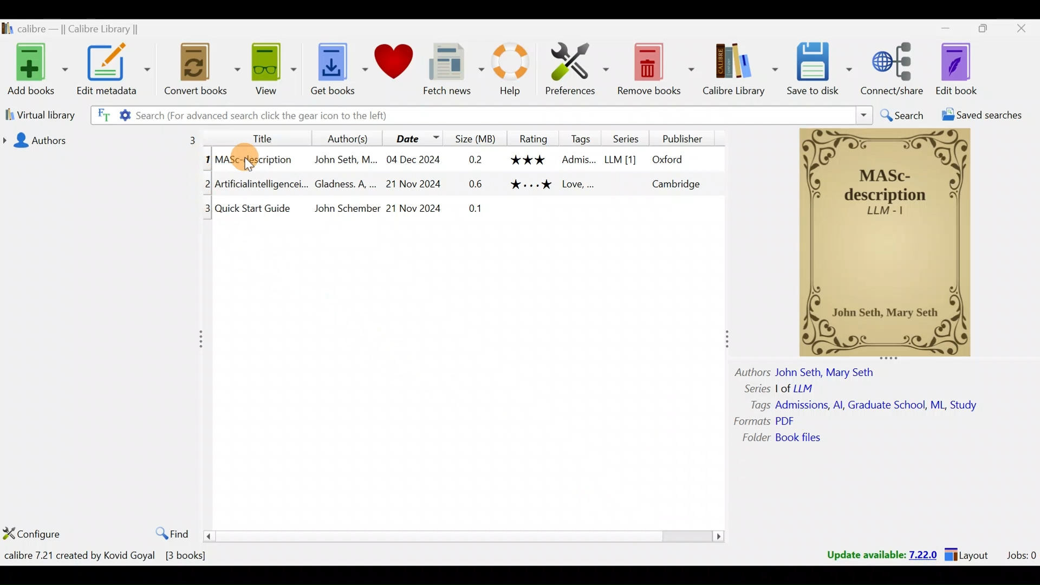 The image size is (1040, 585). What do you see at coordinates (678, 184) in the screenshot?
I see `` at bounding box center [678, 184].